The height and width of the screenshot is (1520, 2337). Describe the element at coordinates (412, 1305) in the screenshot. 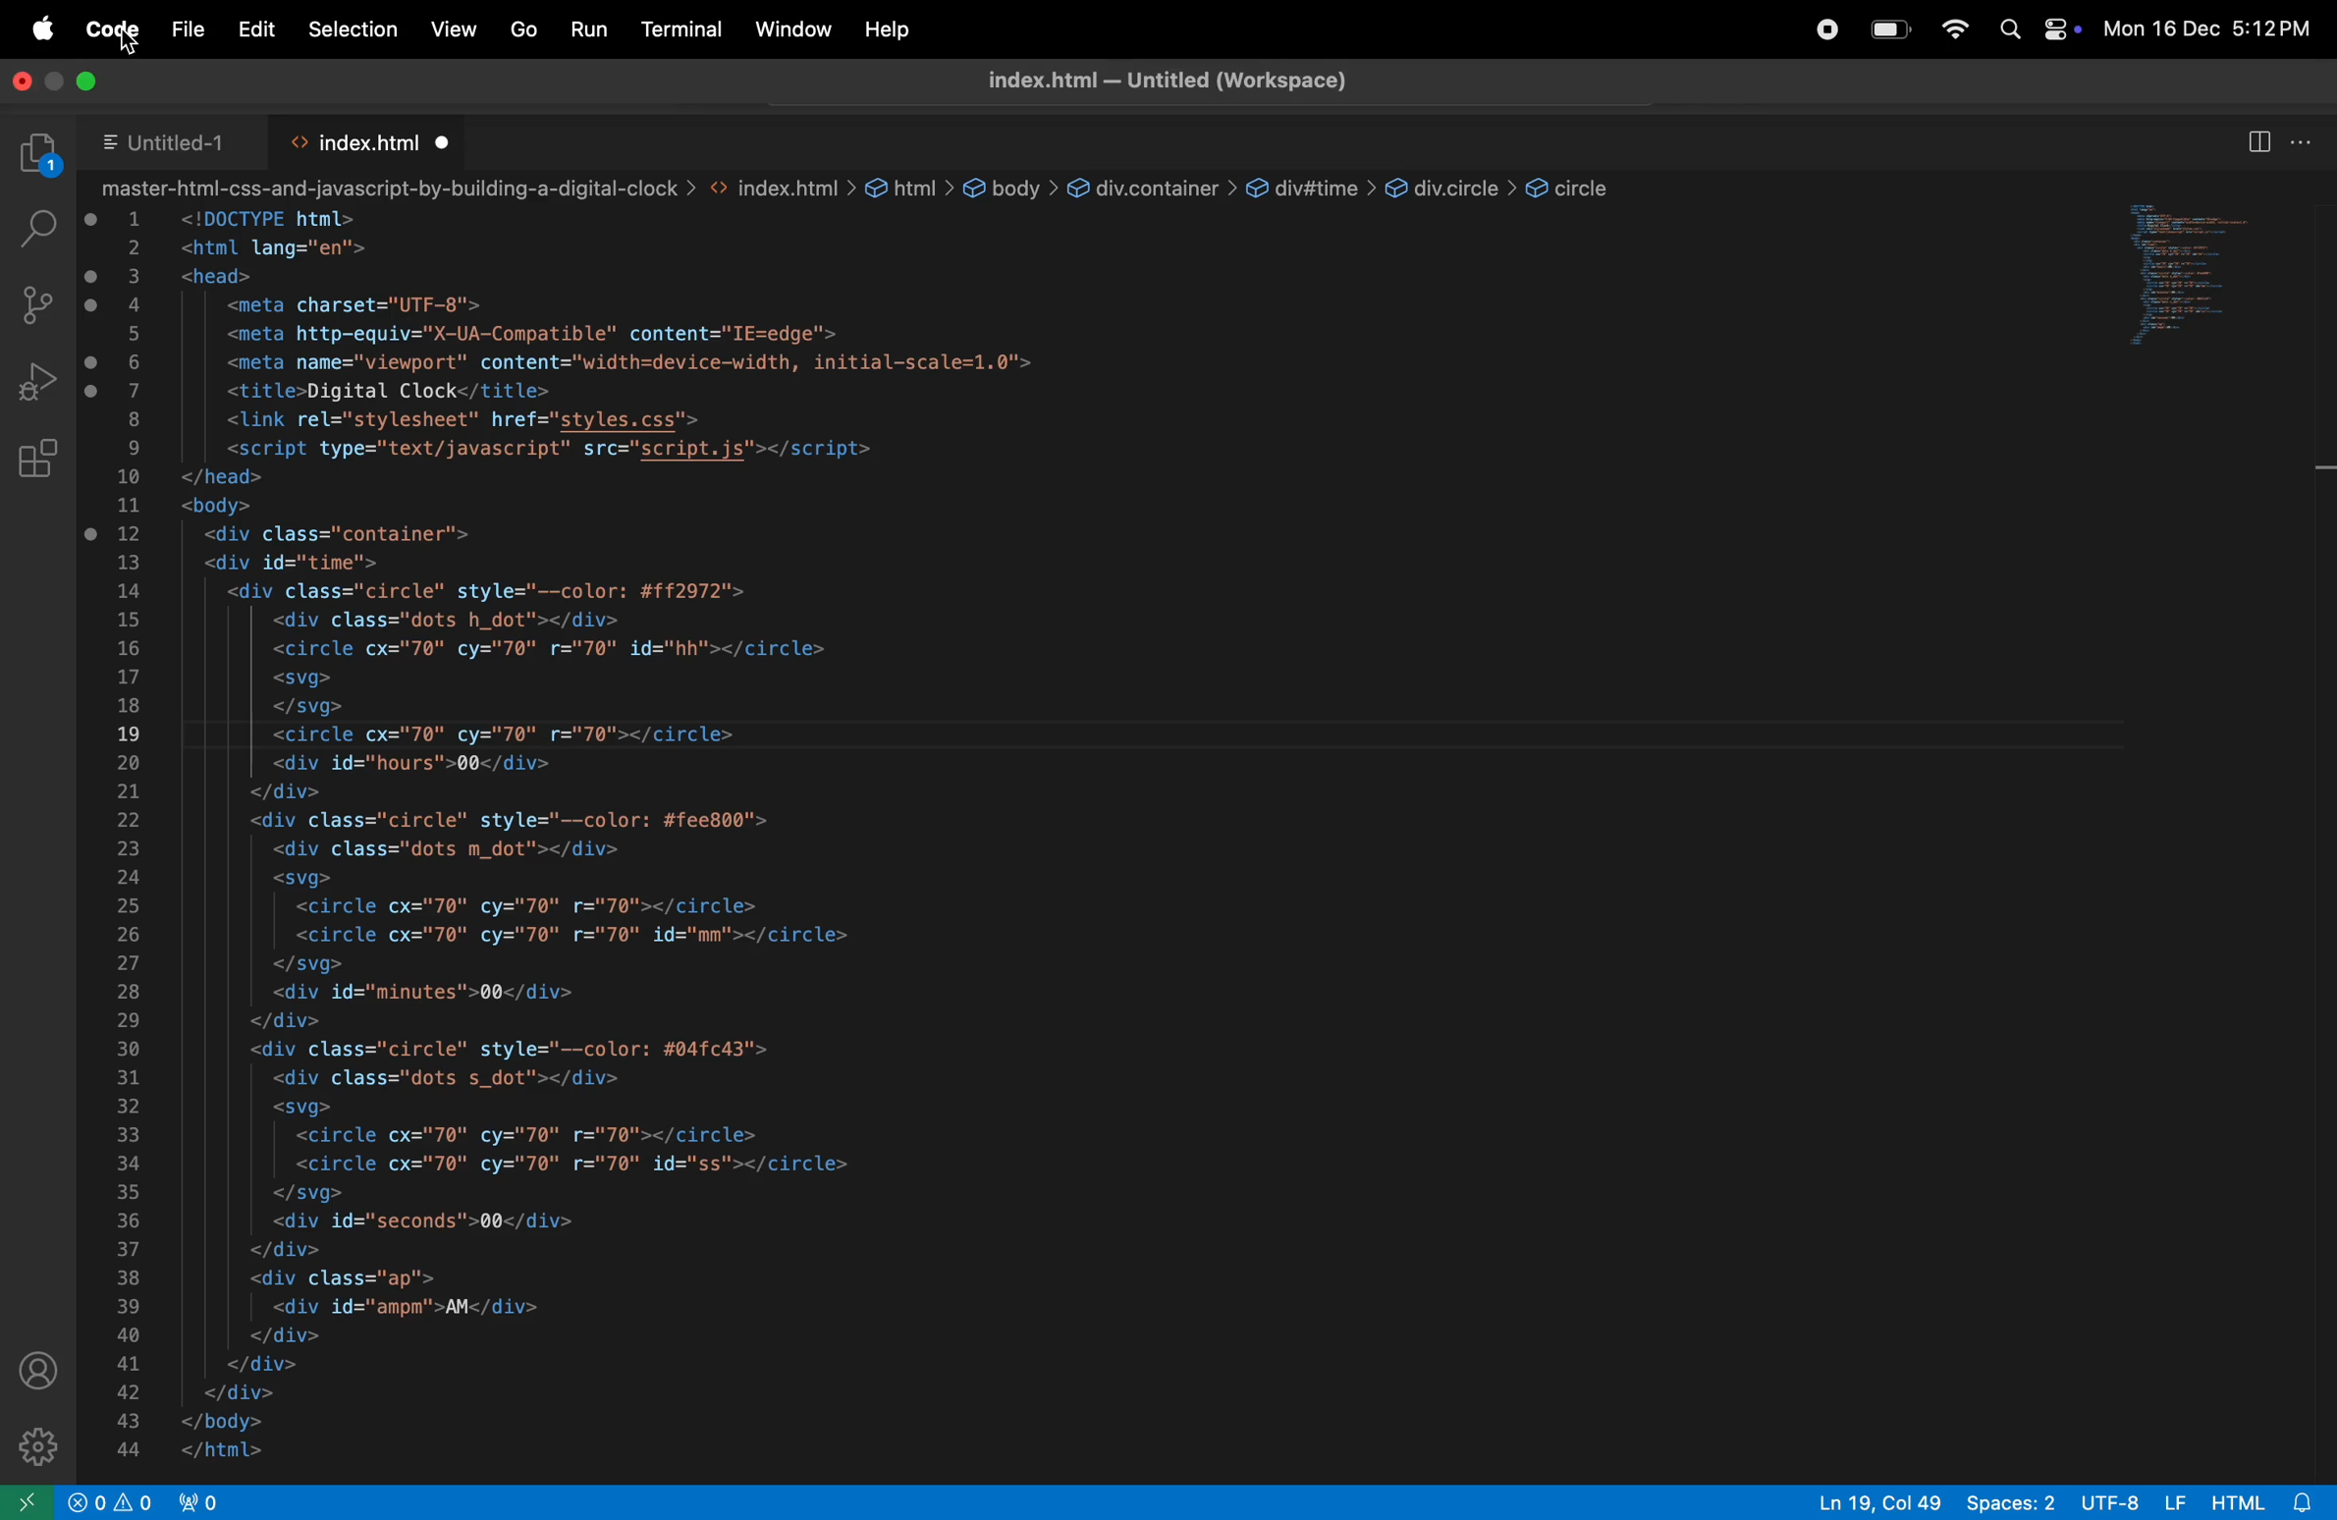

I see `<div id="ampm'>AM</div>` at that location.